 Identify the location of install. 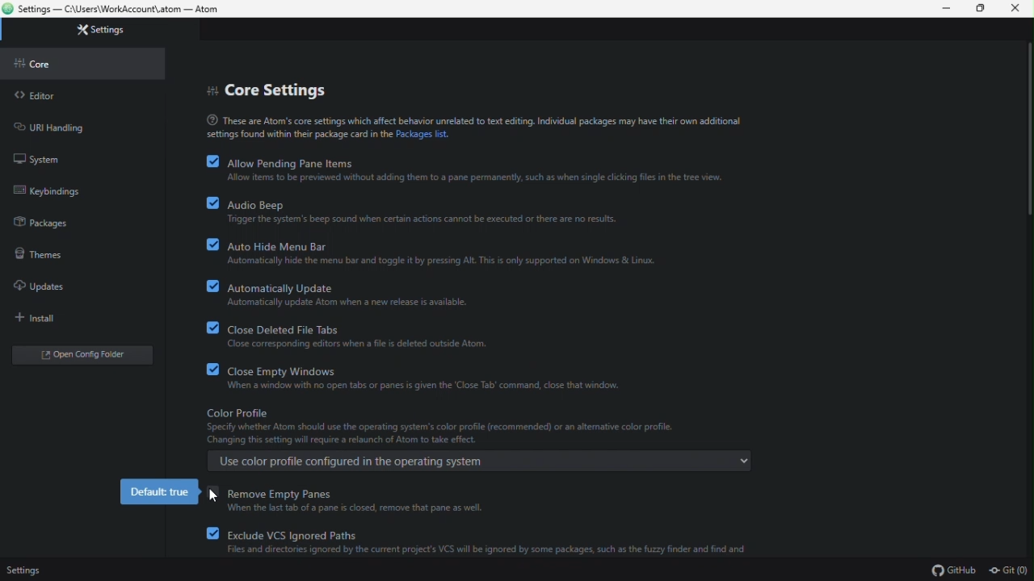
(31, 317).